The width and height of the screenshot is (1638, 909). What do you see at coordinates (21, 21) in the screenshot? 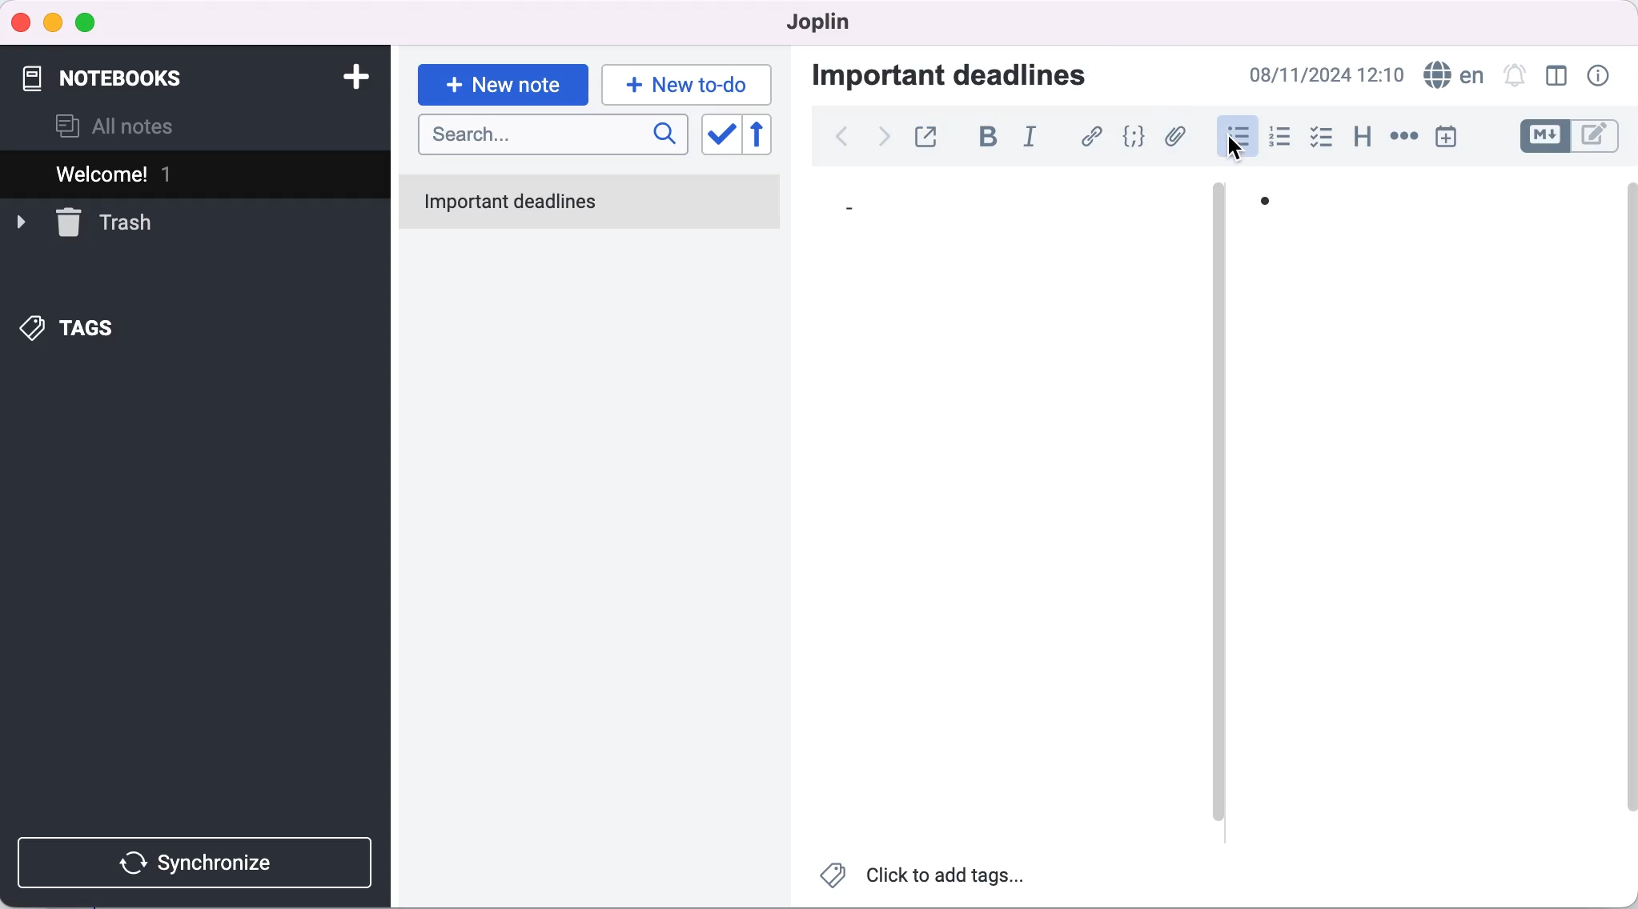
I see `close` at bounding box center [21, 21].